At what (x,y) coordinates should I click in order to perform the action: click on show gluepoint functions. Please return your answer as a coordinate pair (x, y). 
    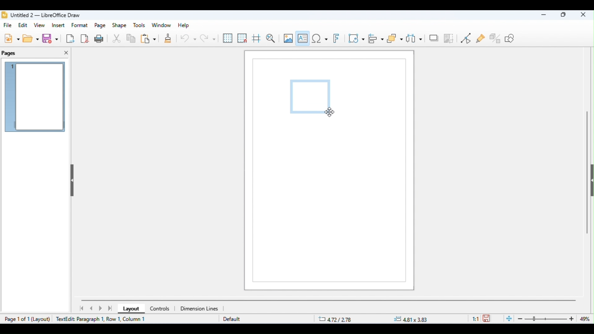
    Looking at the image, I should click on (481, 39).